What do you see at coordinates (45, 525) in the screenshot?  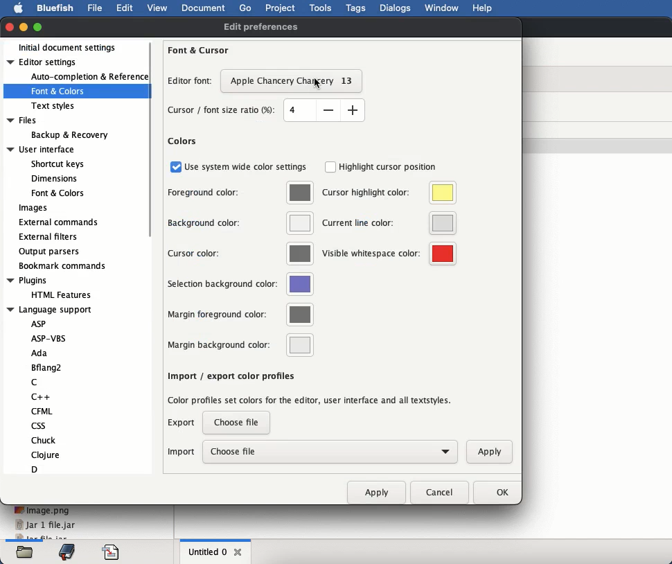 I see `jar 1 file` at bounding box center [45, 525].